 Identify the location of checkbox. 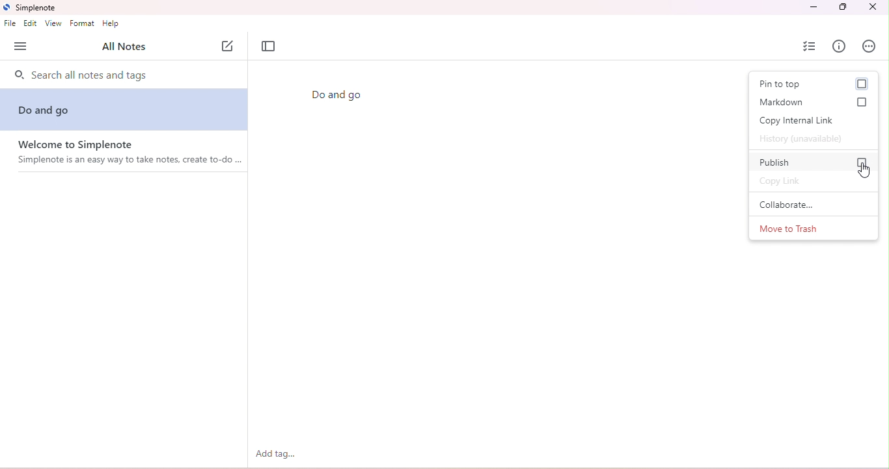
(862, 83).